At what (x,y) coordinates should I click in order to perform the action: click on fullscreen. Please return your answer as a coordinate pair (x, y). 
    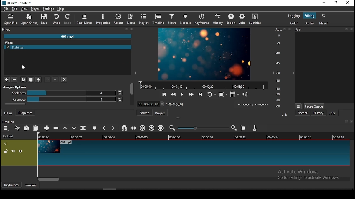
    Looking at the image, I should click on (346, 121).